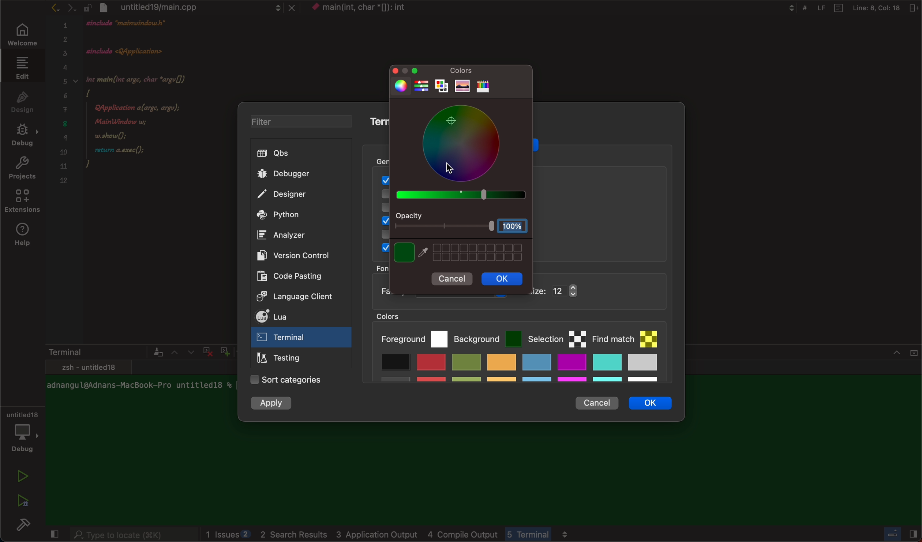 The image size is (922, 542). Describe the element at coordinates (896, 532) in the screenshot. I see `close bar` at that location.